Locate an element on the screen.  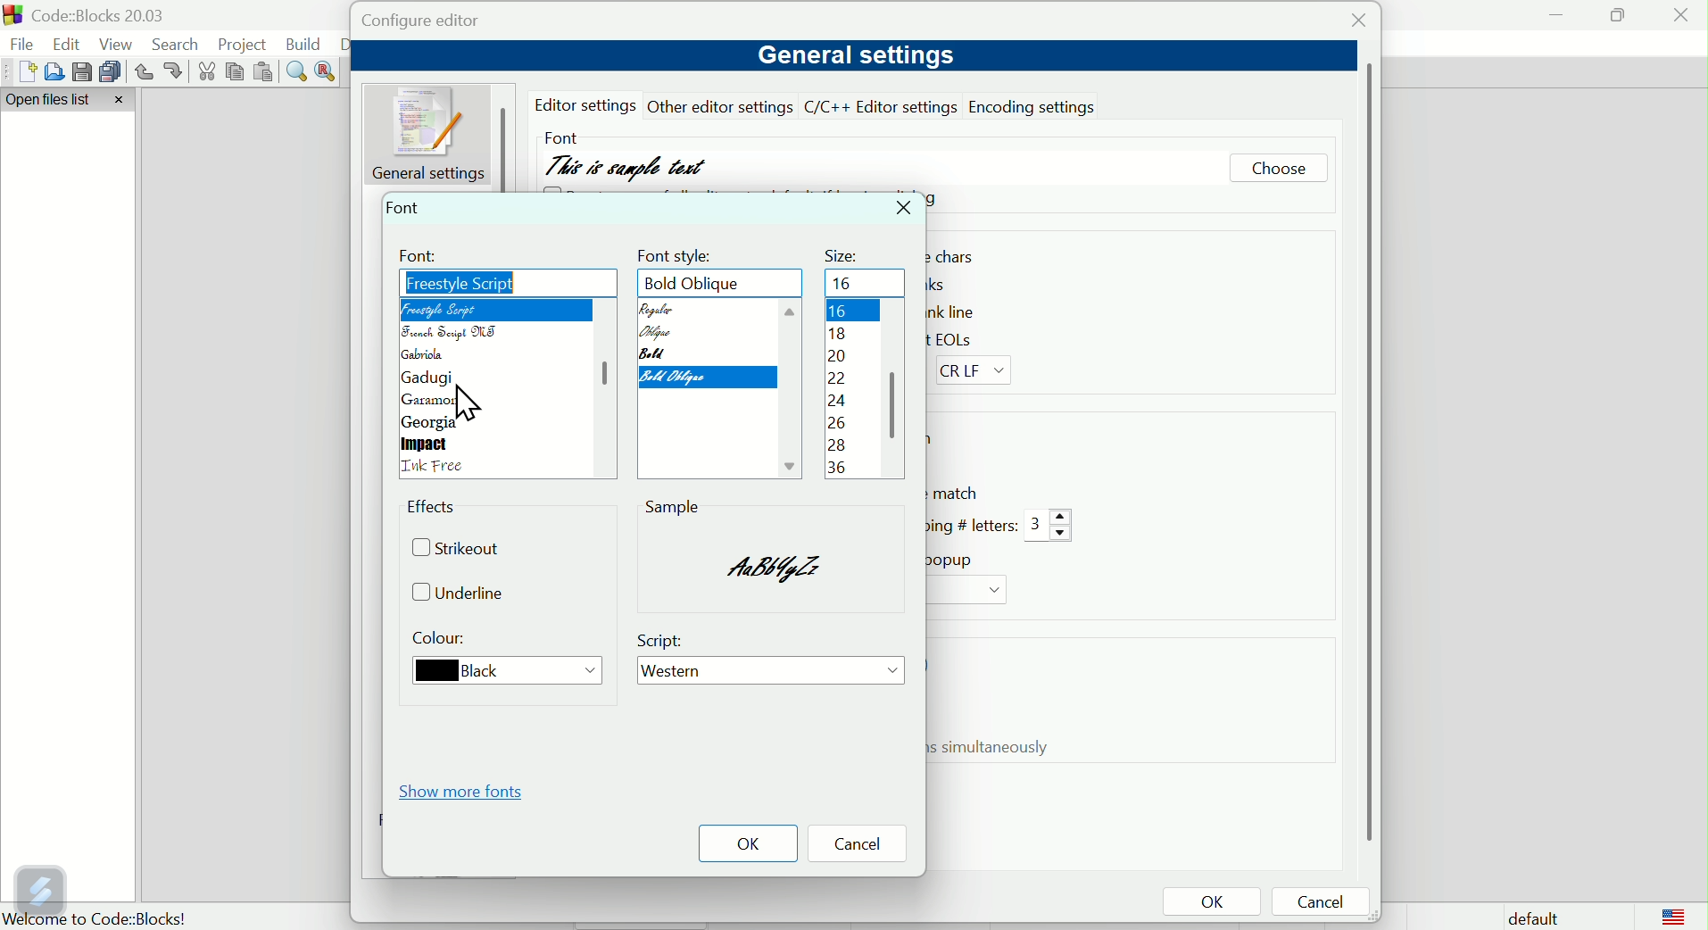
Replace is located at coordinates (328, 70).